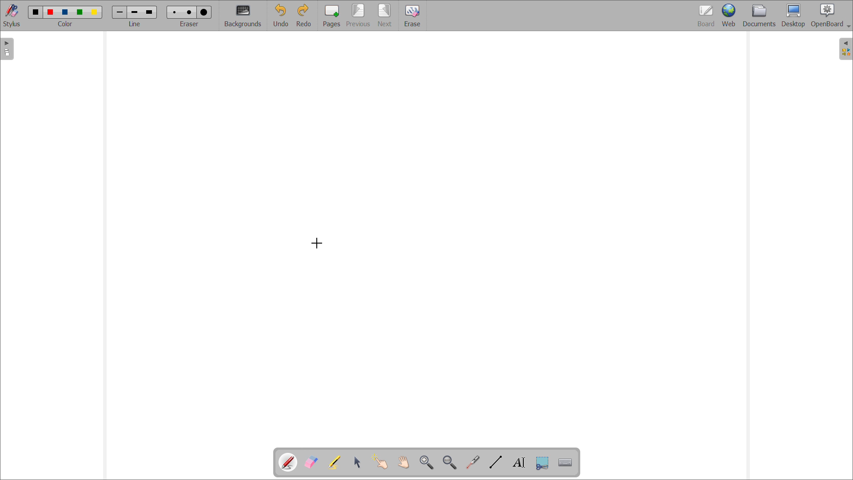  What do you see at coordinates (729, 16) in the screenshot?
I see `web` at bounding box center [729, 16].